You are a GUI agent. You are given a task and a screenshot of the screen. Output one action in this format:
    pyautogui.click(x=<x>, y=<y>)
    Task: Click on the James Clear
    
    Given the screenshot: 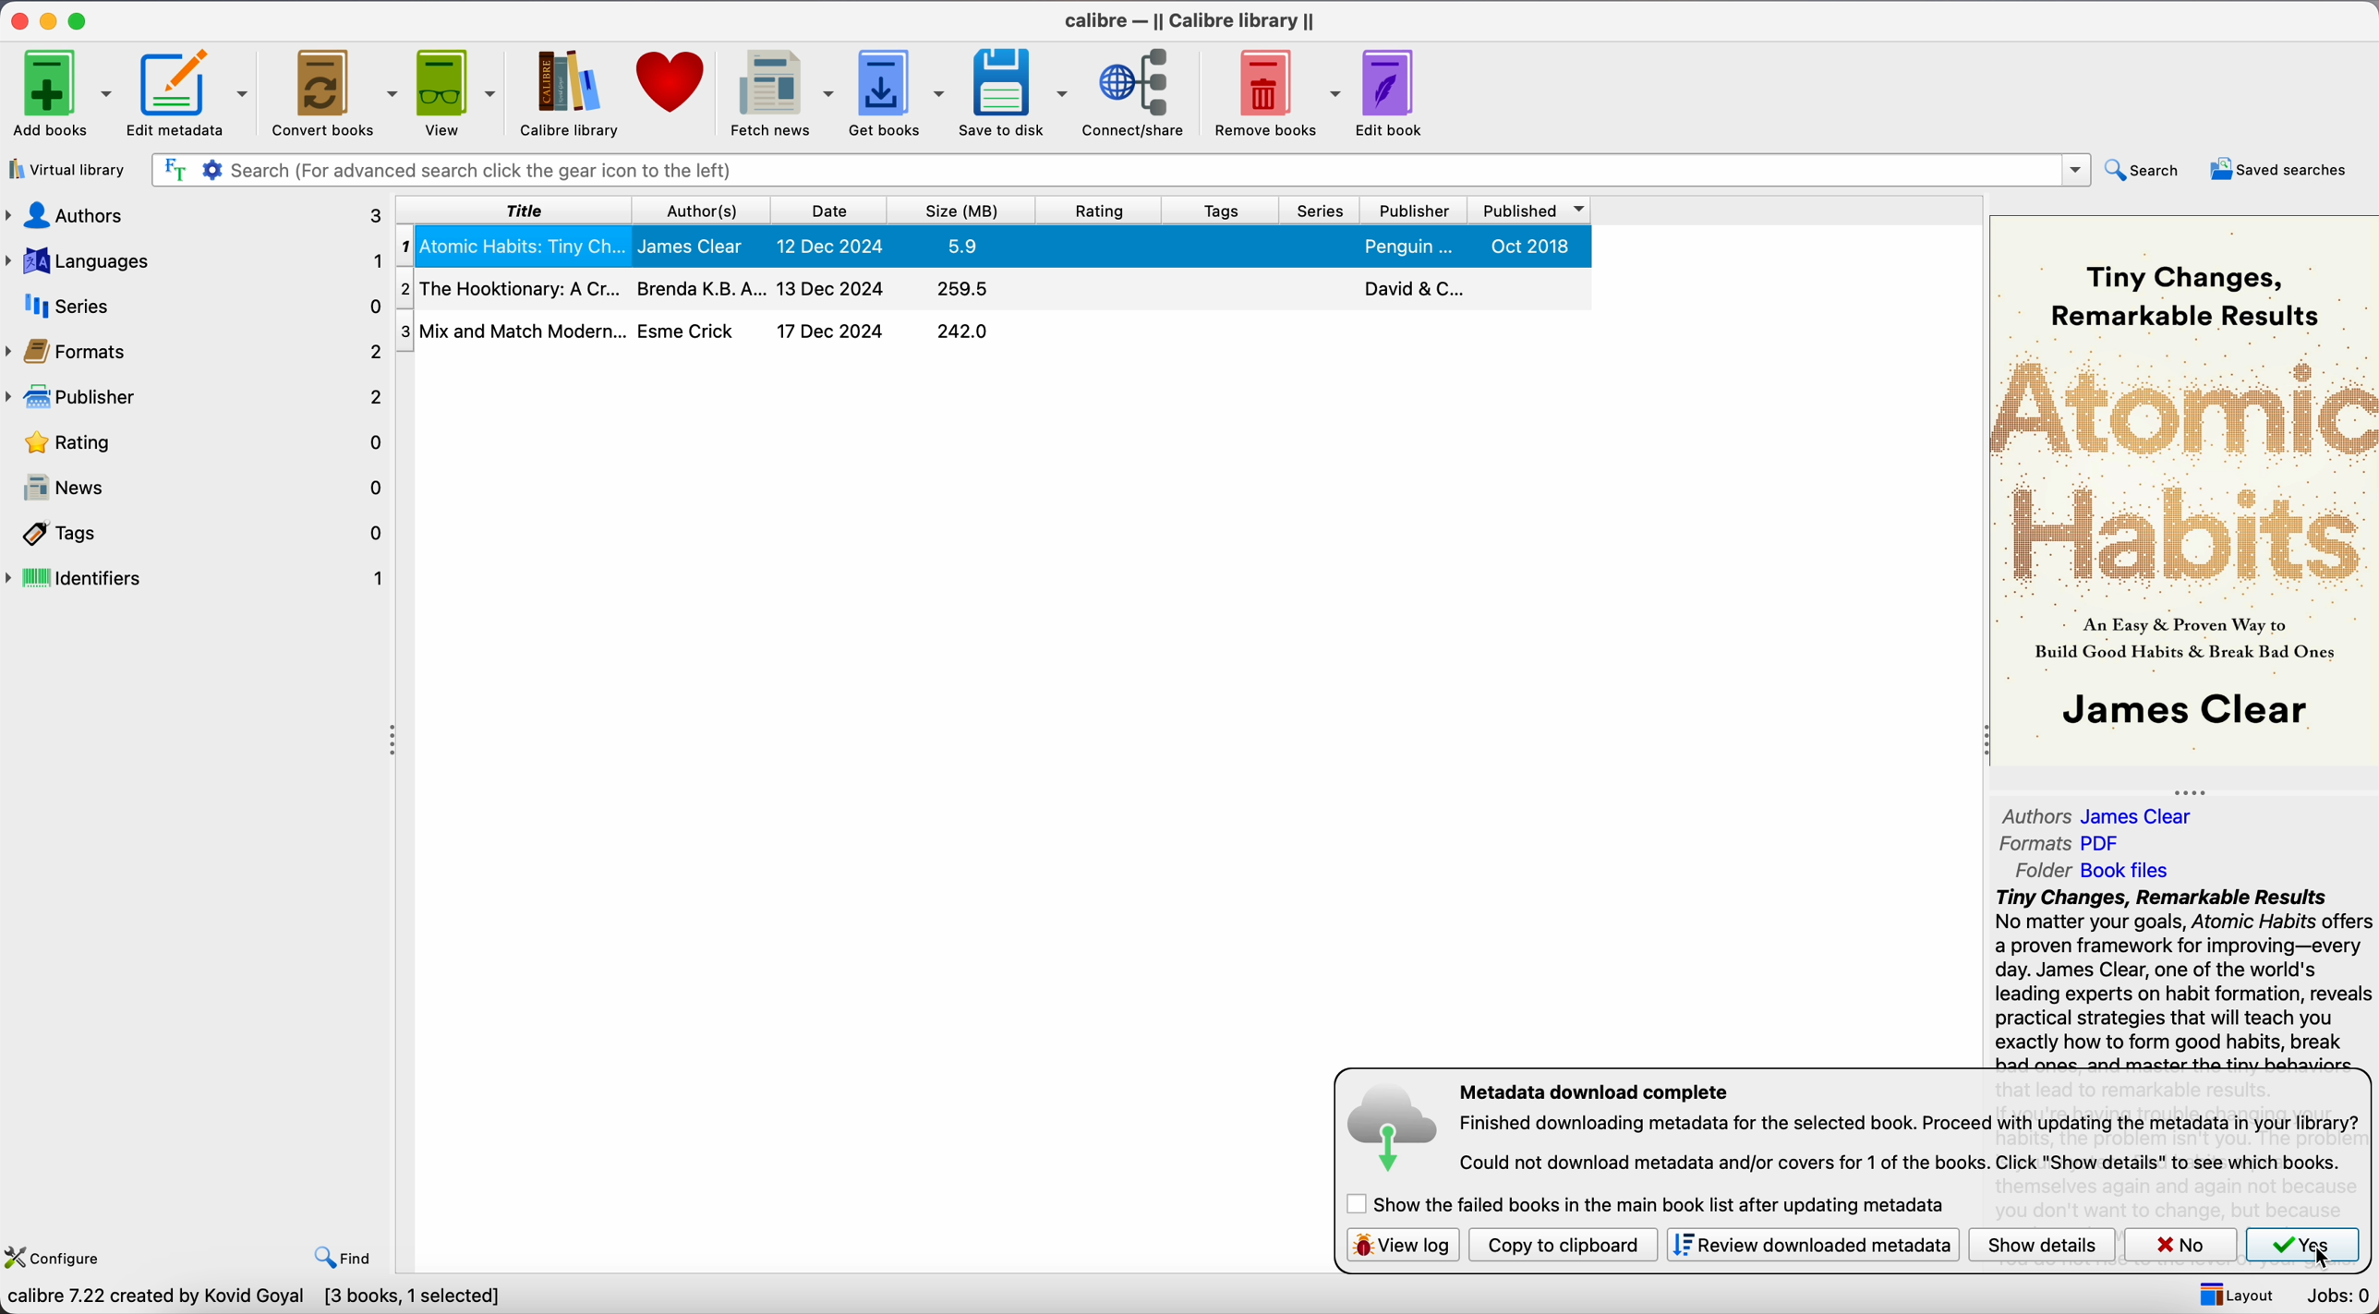 What is the action you would take?
    pyautogui.click(x=696, y=246)
    